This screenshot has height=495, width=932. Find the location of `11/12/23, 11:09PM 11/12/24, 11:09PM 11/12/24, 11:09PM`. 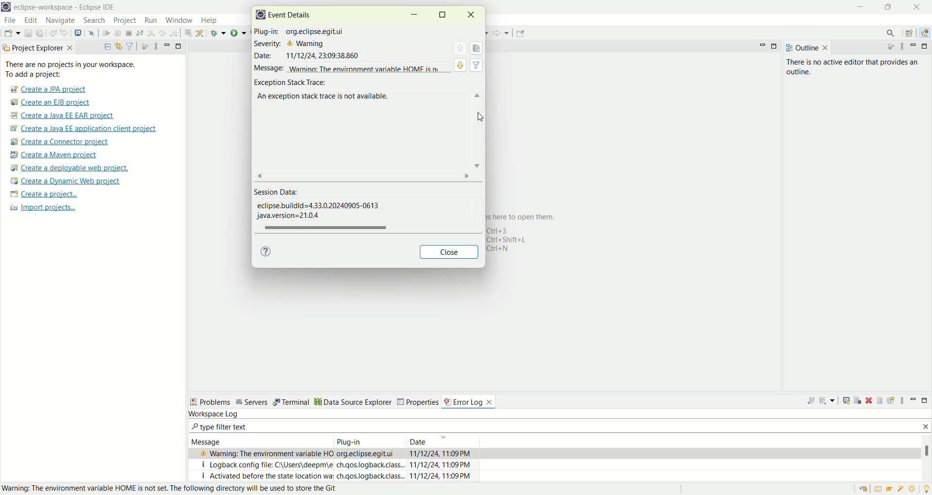

11/12/23, 11:09PM 11/12/24, 11:09PM 11/12/24, 11:09PM is located at coordinates (441, 465).